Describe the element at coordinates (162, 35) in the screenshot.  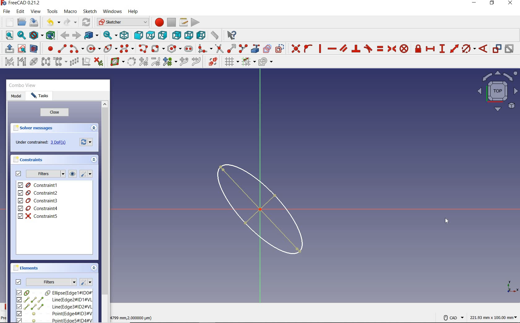
I see `right` at that location.